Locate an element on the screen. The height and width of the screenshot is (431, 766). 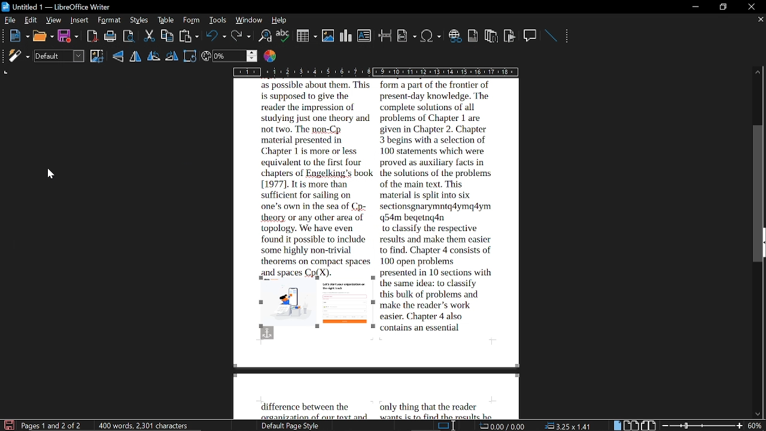
rotate  is located at coordinates (190, 56).